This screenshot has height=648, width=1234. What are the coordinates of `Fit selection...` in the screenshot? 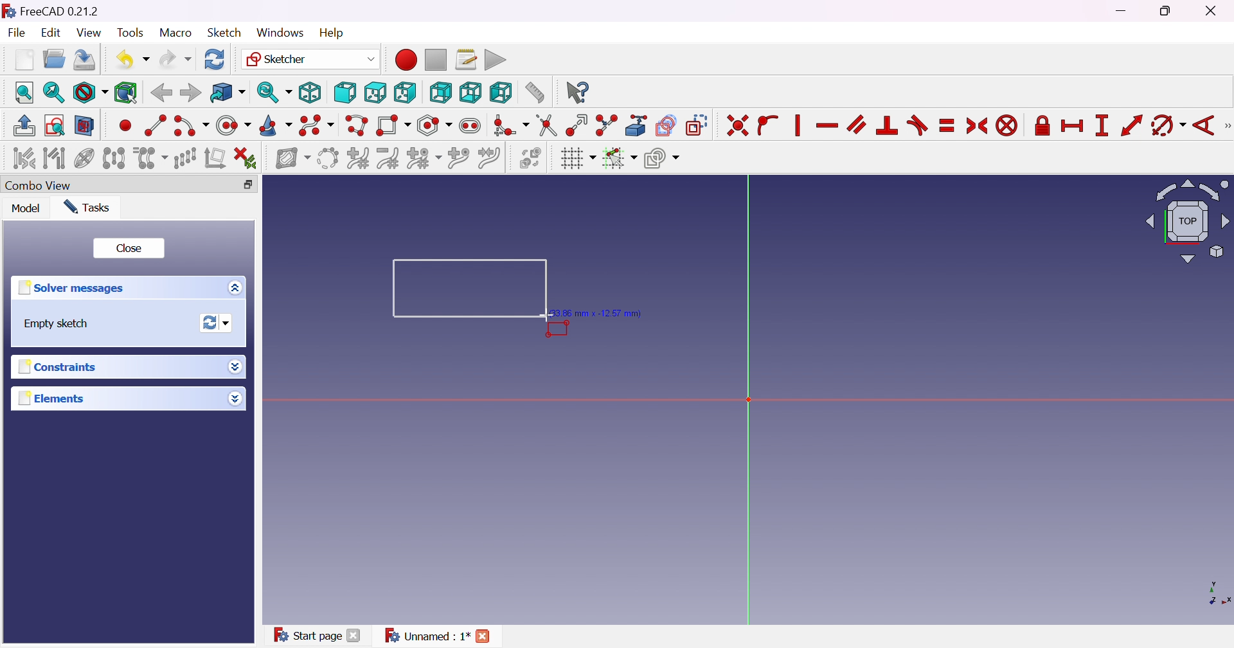 It's located at (54, 93).